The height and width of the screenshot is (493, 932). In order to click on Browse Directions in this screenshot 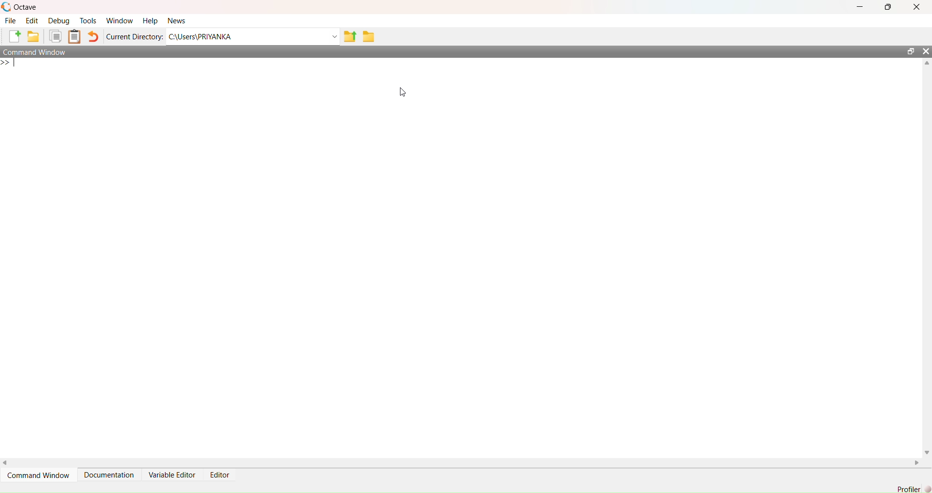, I will do `click(369, 36)`.